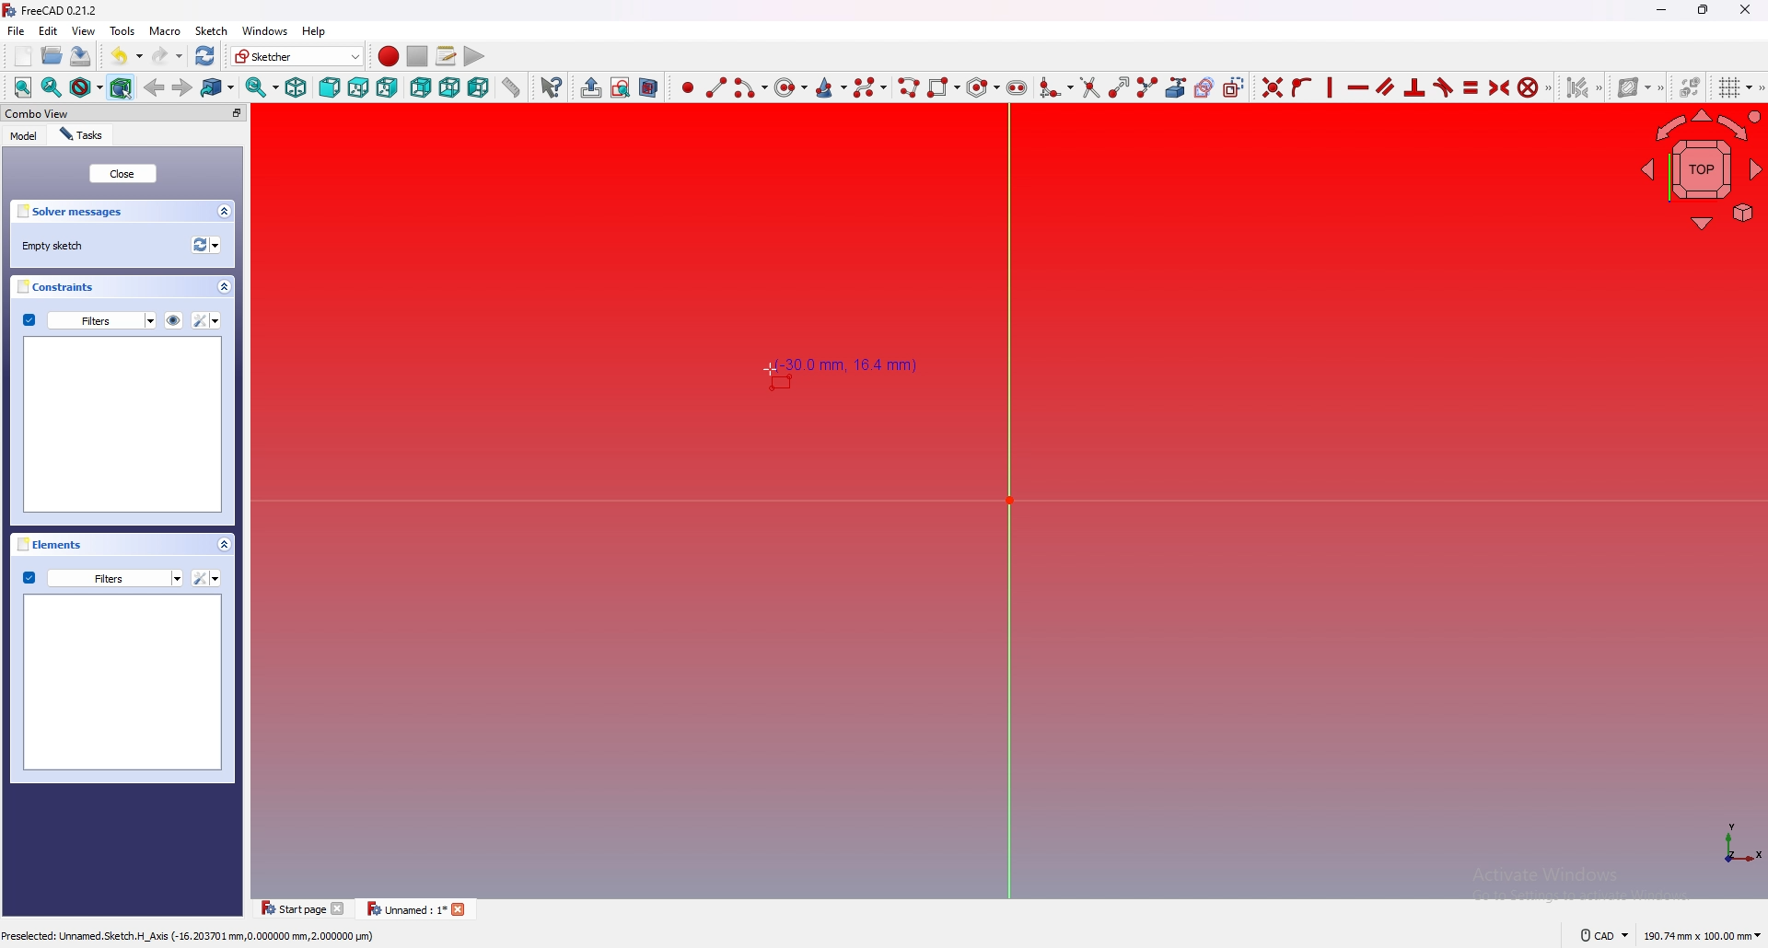 The width and height of the screenshot is (1768, 948). Describe the element at coordinates (390, 56) in the screenshot. I see `record macro` at that location.